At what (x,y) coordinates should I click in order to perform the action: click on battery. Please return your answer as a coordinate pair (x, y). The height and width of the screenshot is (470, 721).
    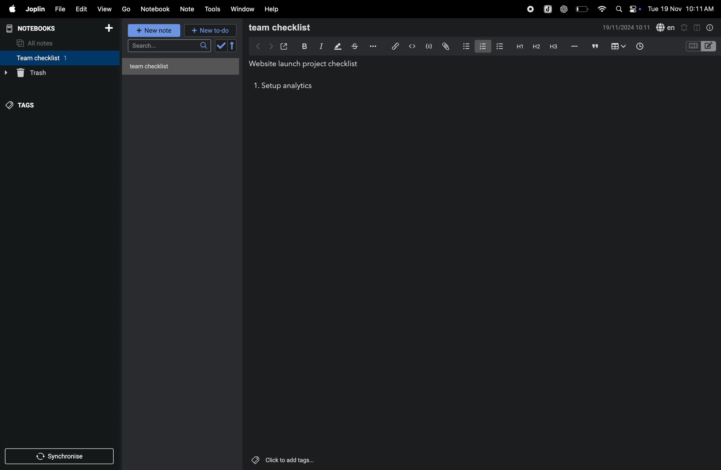
    Looking at the image, I should click on (581, 9).